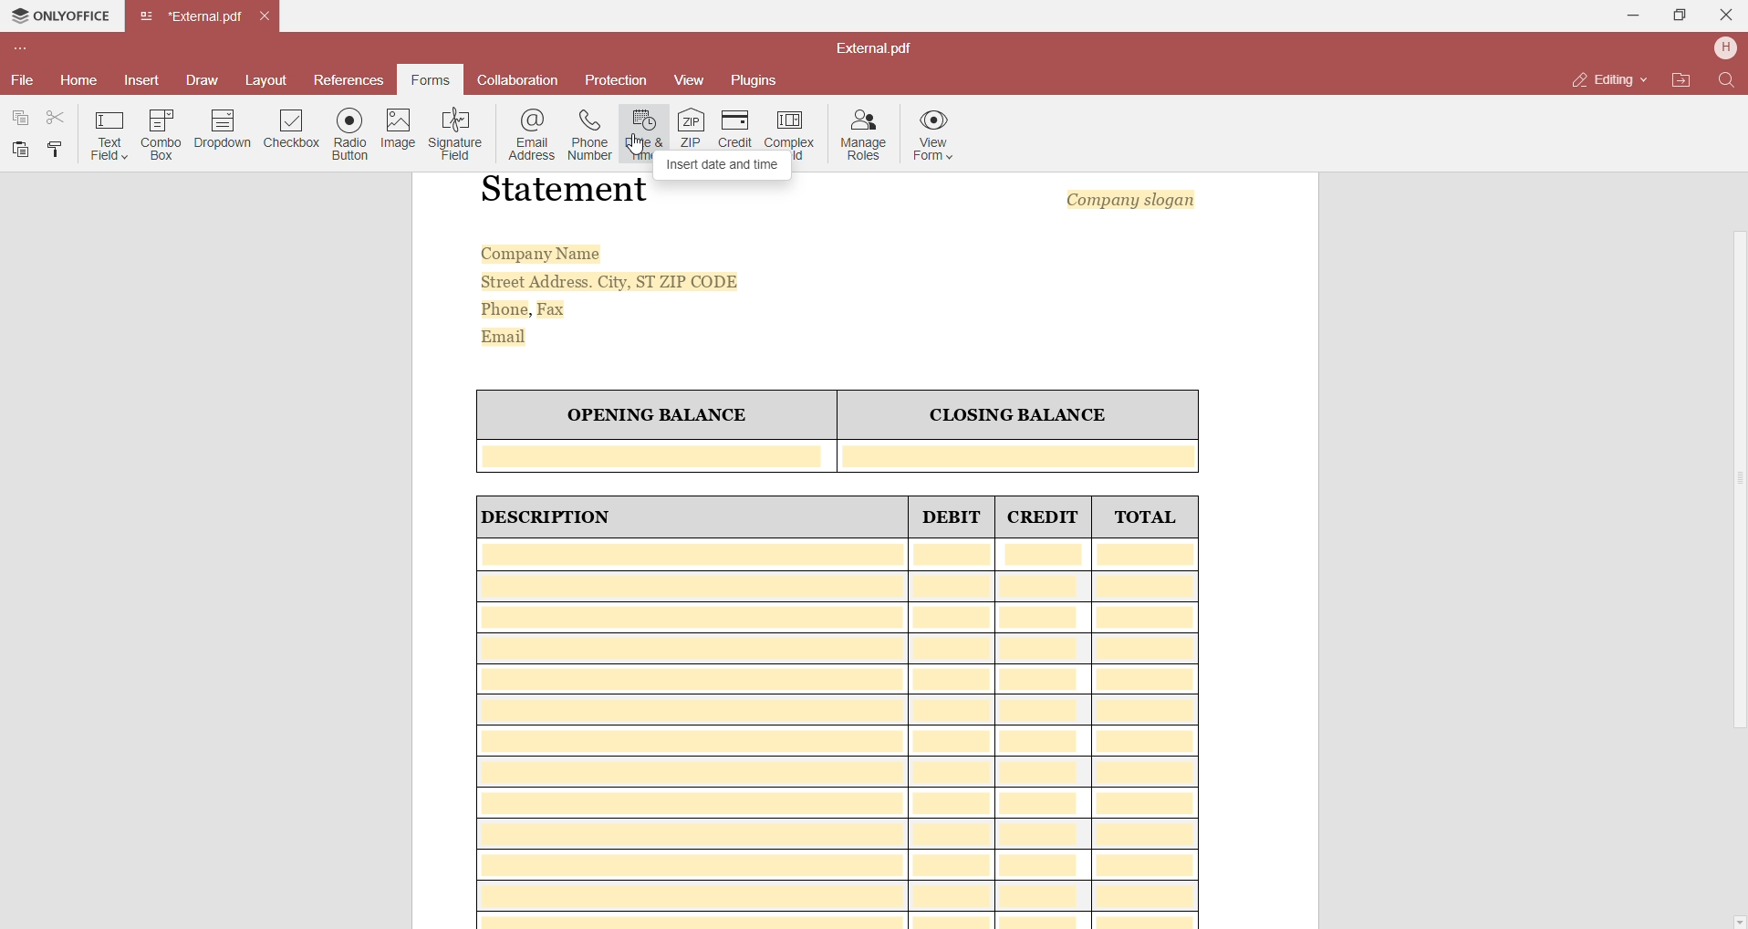 This screenshot has width=1748, height=929. I want to click on Cut, so click(55, 115).